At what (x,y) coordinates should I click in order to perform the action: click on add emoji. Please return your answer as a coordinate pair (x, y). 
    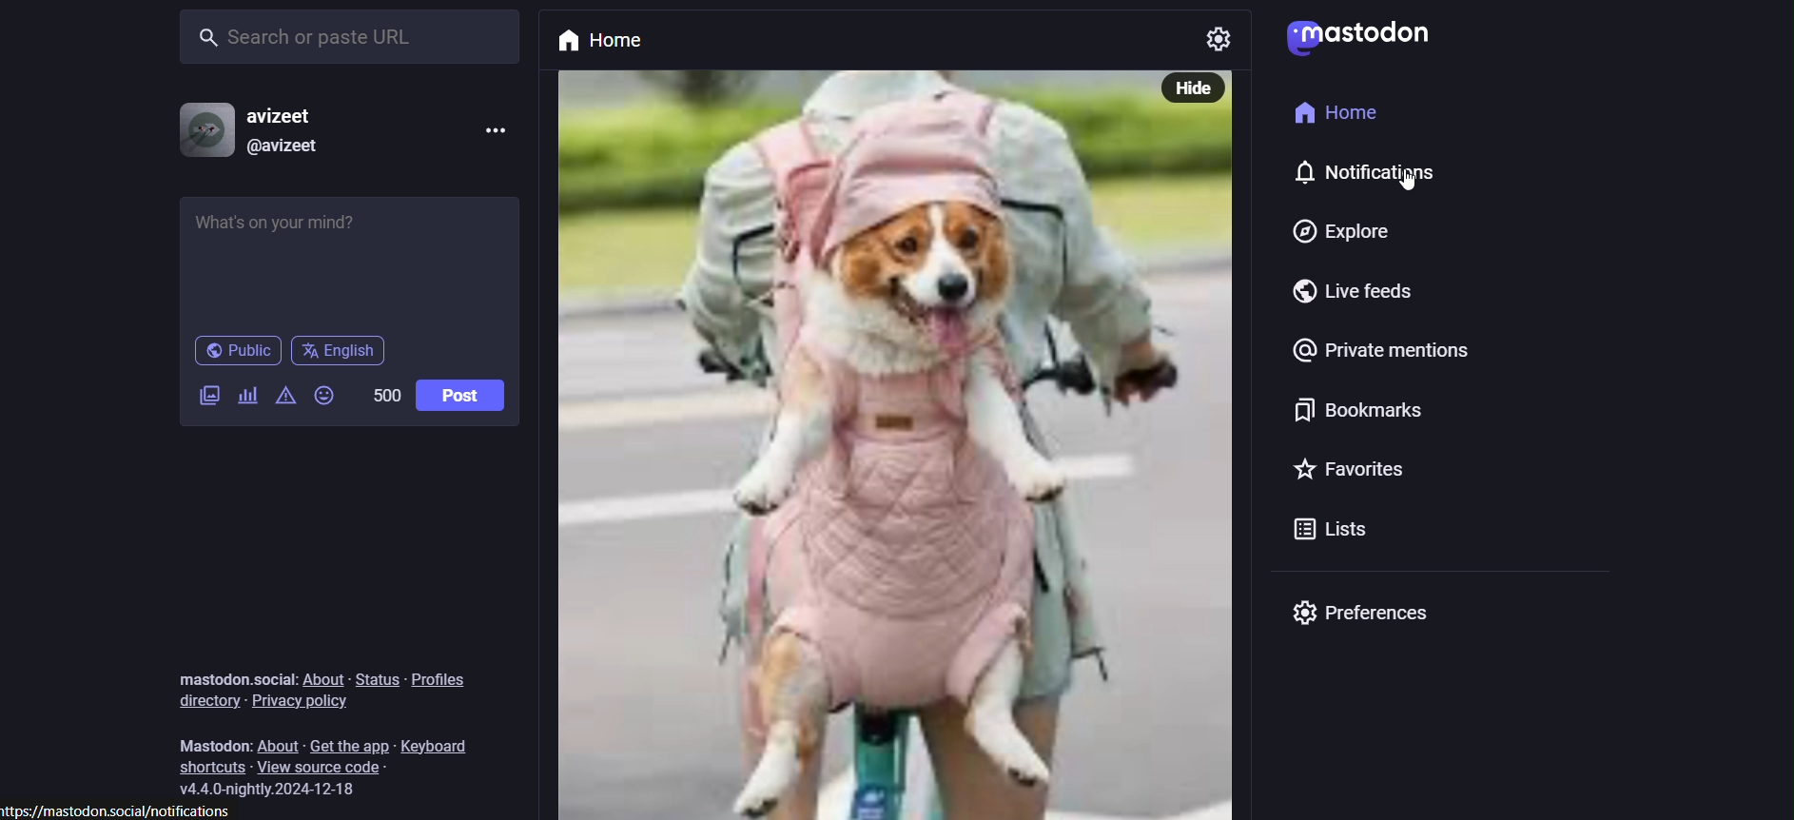
    Looking at the image, I should click on (326, 394).